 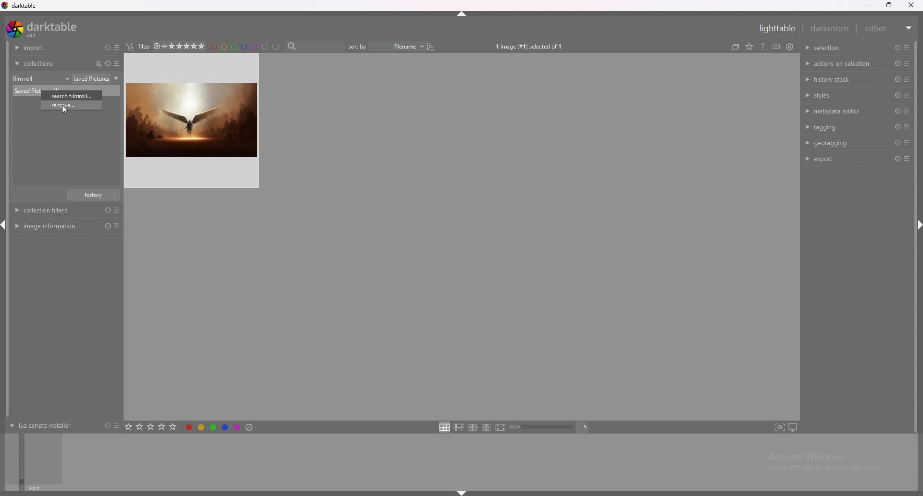 I want to click on darkroom, so click(x=830, y=28).